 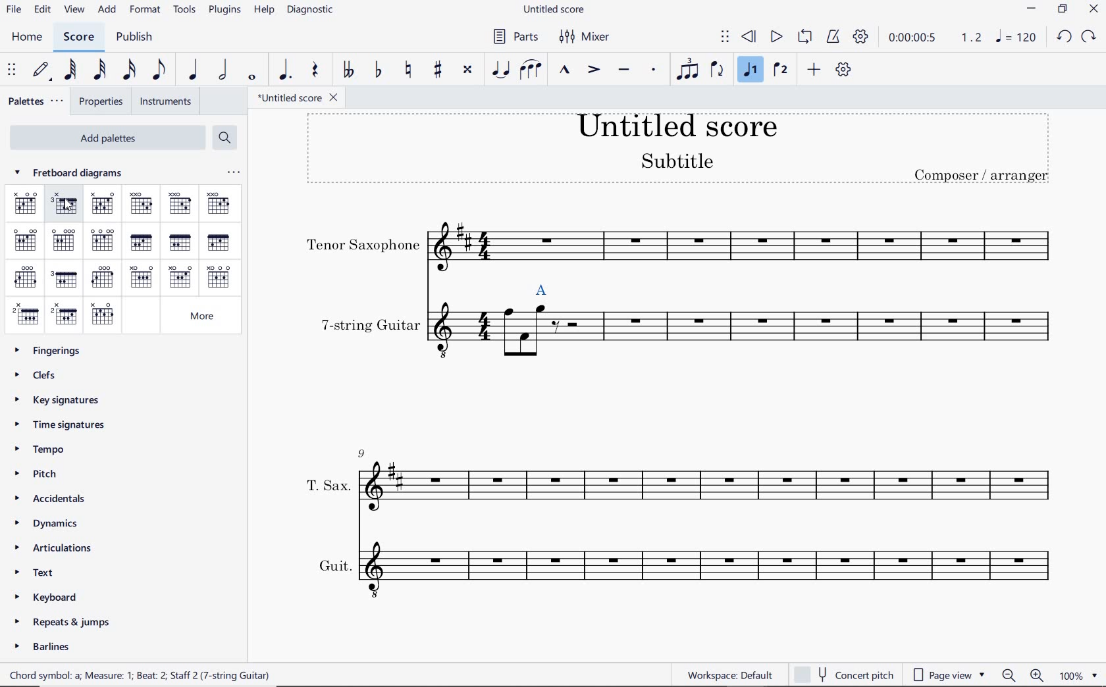 What do you see at coordinates (685, 246) in the screenshot?
I see `INSTRUMENT: TENOR SAXOPHONE` at bounding box center [685, 246].